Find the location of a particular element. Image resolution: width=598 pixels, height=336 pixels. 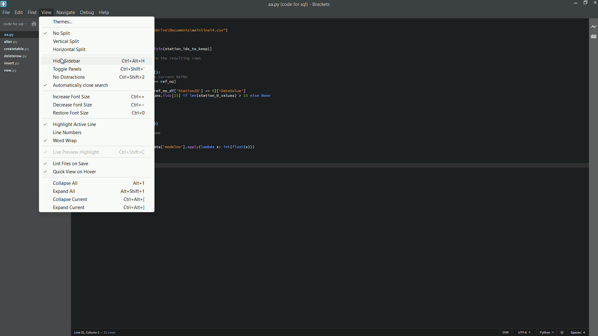

code editor is located at coordinates (222, 89).